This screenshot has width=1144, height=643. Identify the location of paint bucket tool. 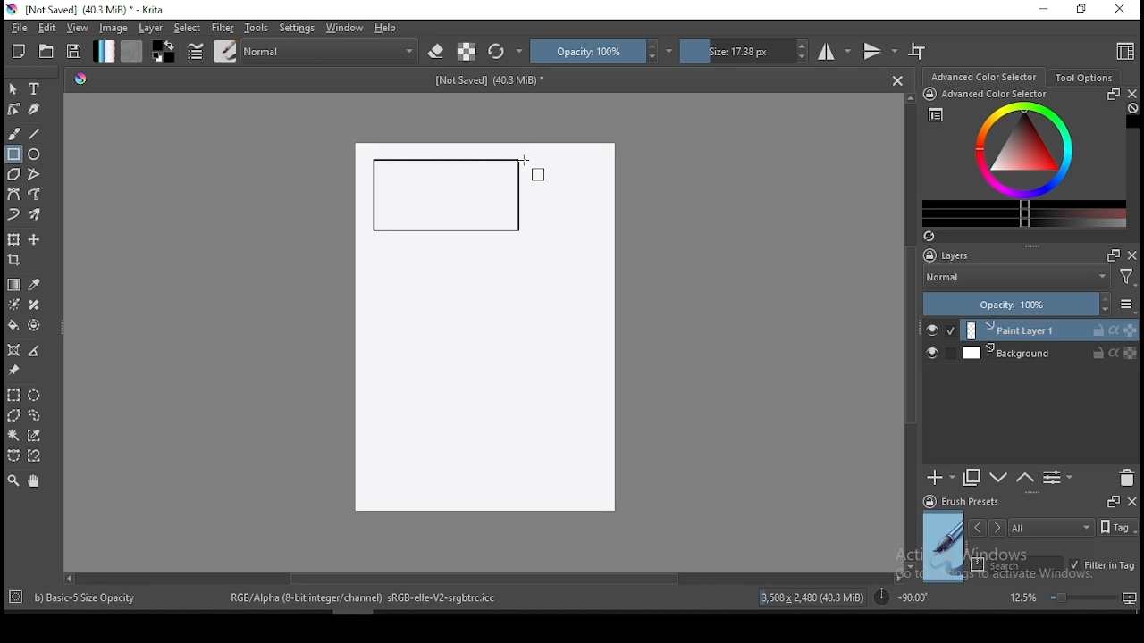
(13, 325).